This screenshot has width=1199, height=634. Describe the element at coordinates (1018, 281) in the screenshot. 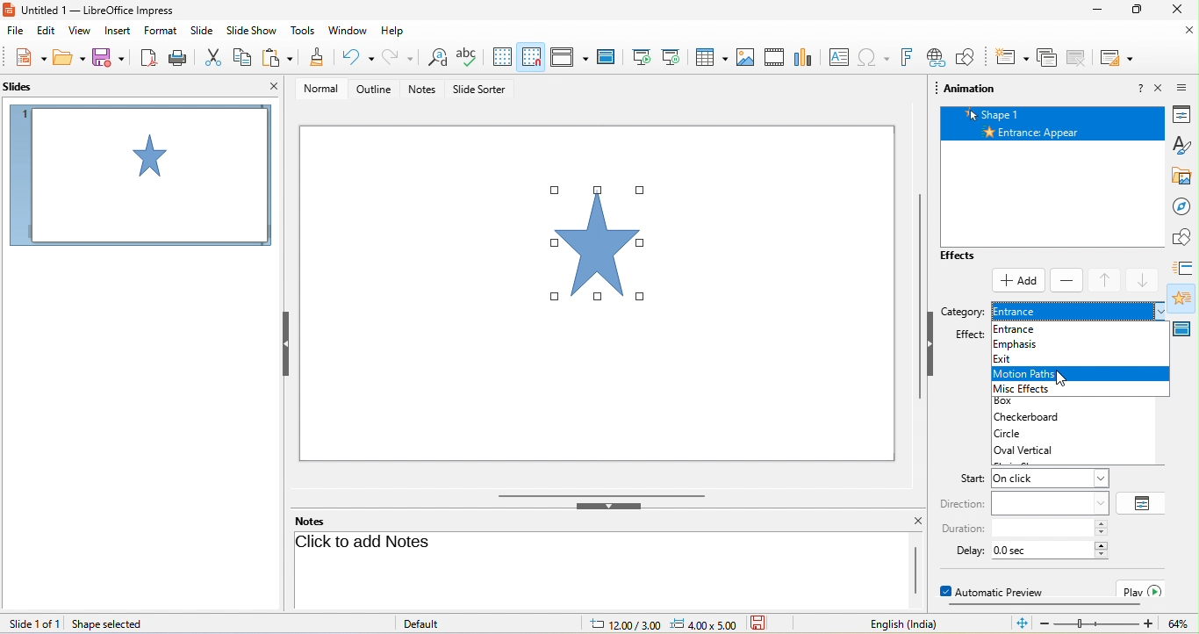

I see `select add` at that location.